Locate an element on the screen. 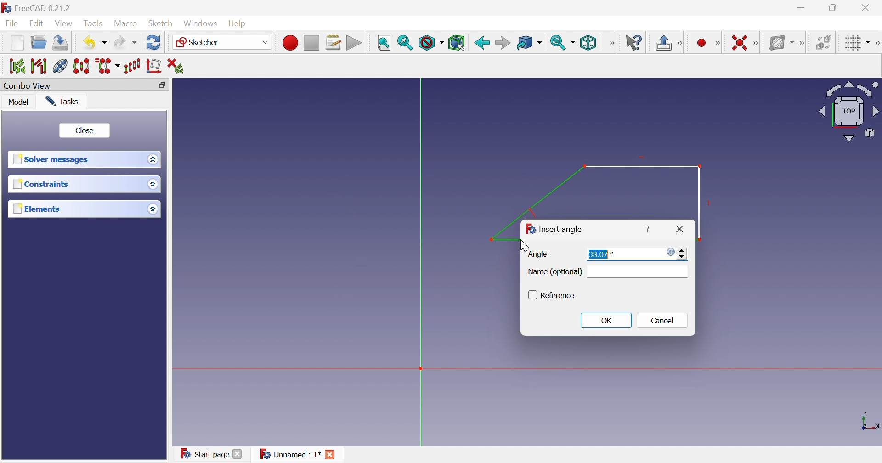 This screenshot has width=882, height=463. Select associated constraints is located at coordinates (13, 66).